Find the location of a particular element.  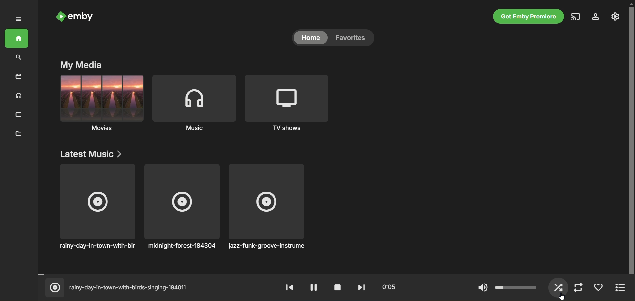

TV shows is located at coordinates (20, 116).